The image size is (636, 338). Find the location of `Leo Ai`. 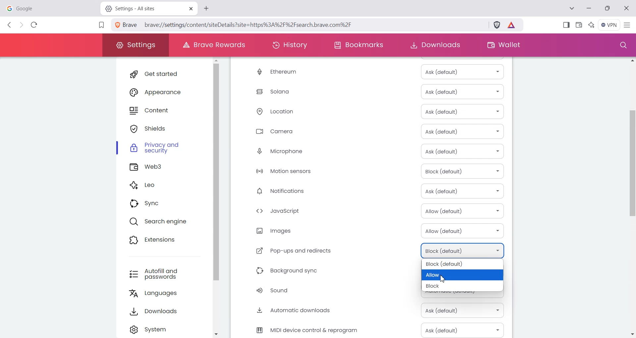

Leo Ai is located at coordinates (591, 24).